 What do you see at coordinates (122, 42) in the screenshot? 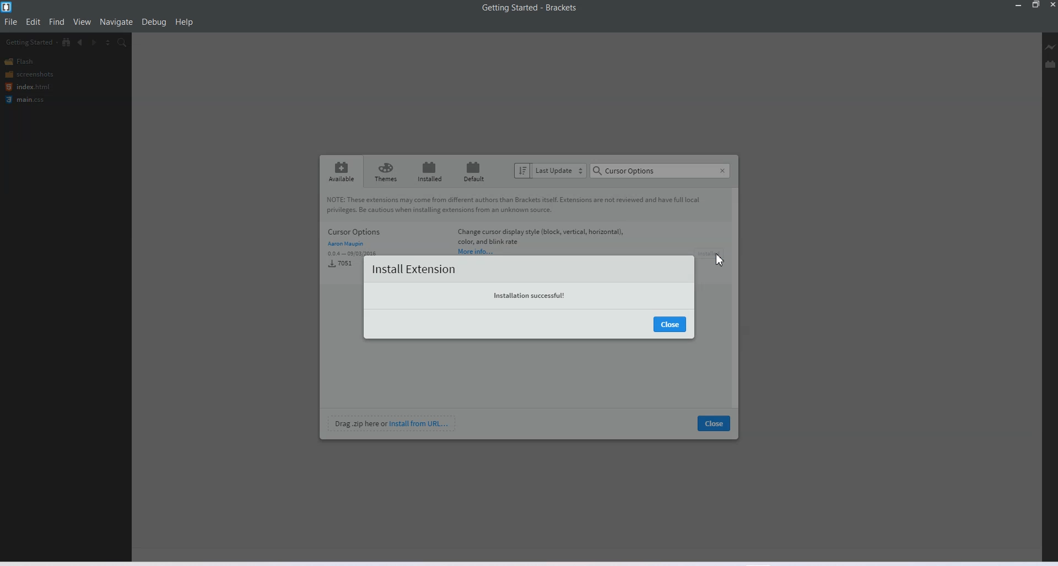
I see `Find in Files` at bounding box center [122, 42].